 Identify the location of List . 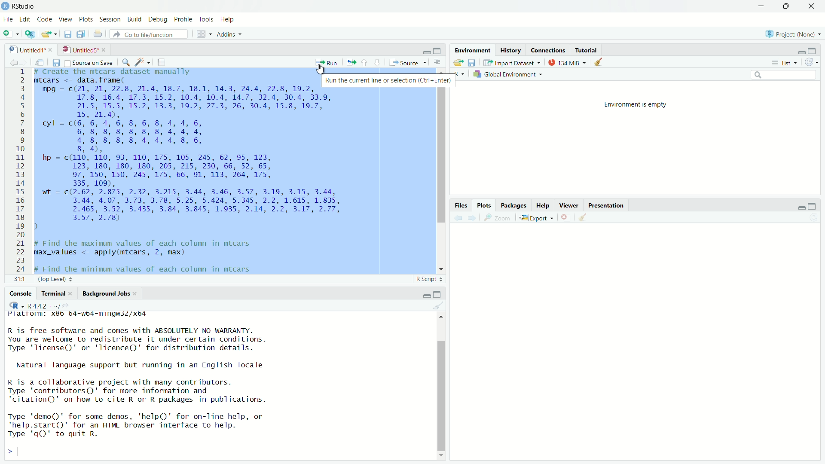
(784, 62).